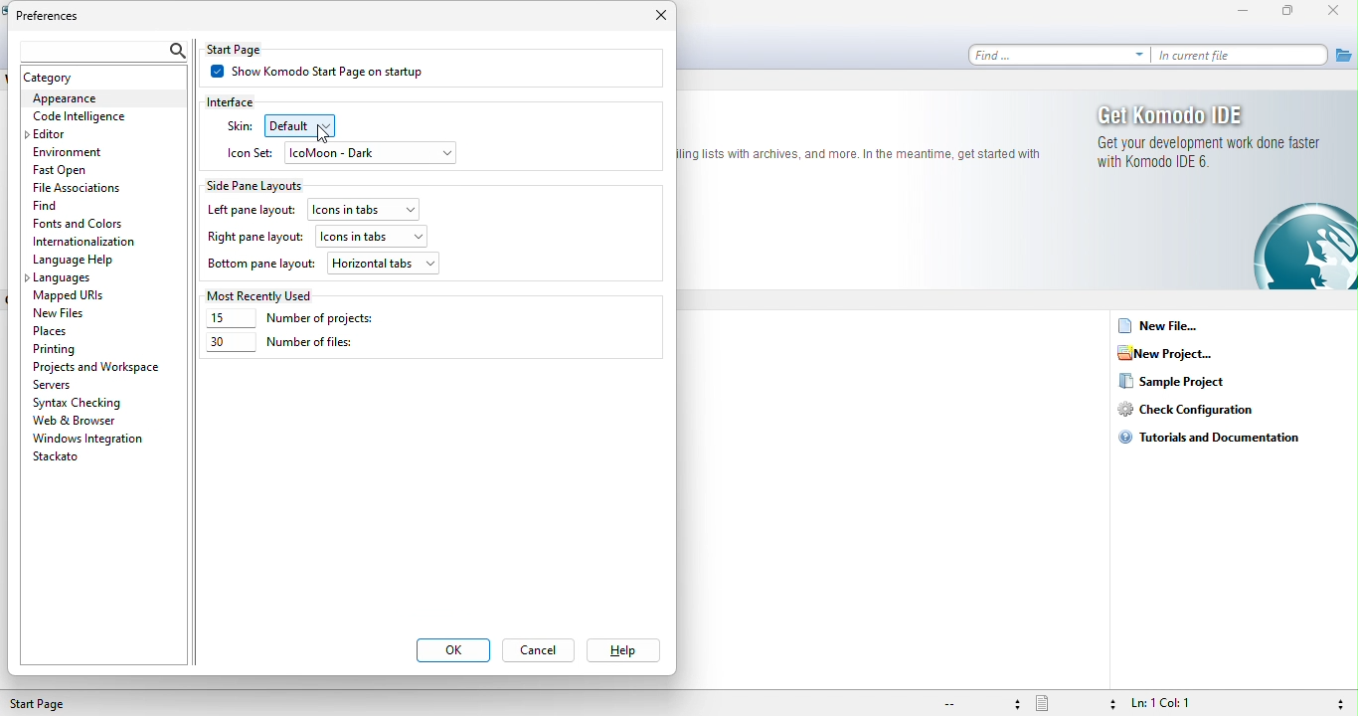 The image size is (1358, 716). I want to click on start page, so click(252, 49).